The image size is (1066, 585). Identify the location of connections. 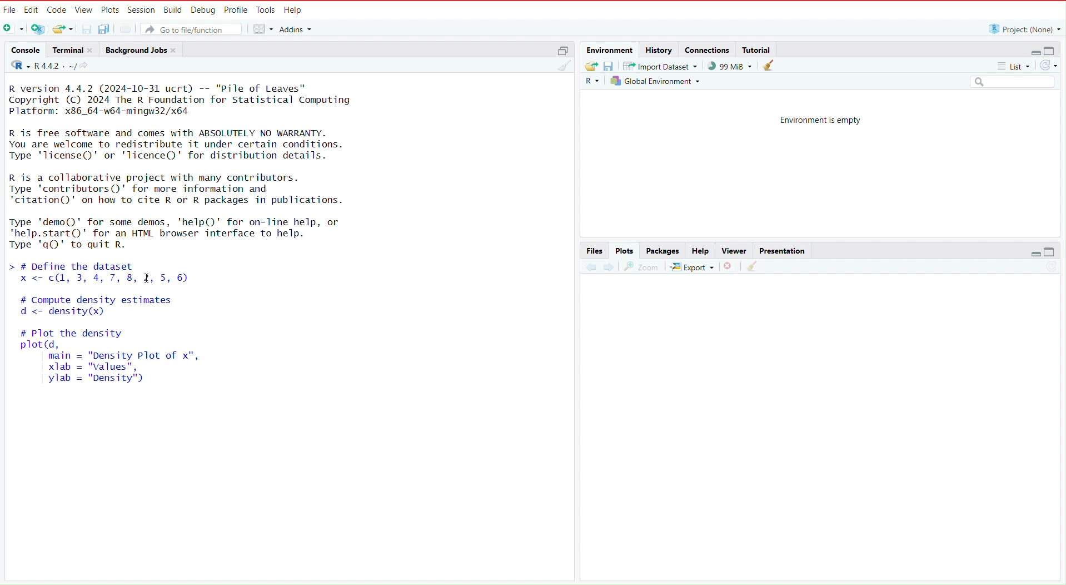
(707, 49).